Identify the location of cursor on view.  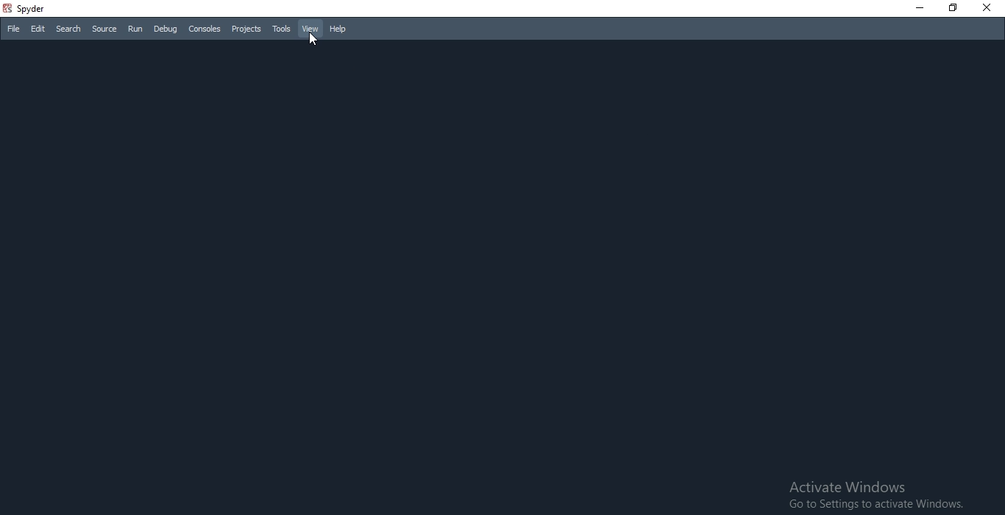
(315, 40).